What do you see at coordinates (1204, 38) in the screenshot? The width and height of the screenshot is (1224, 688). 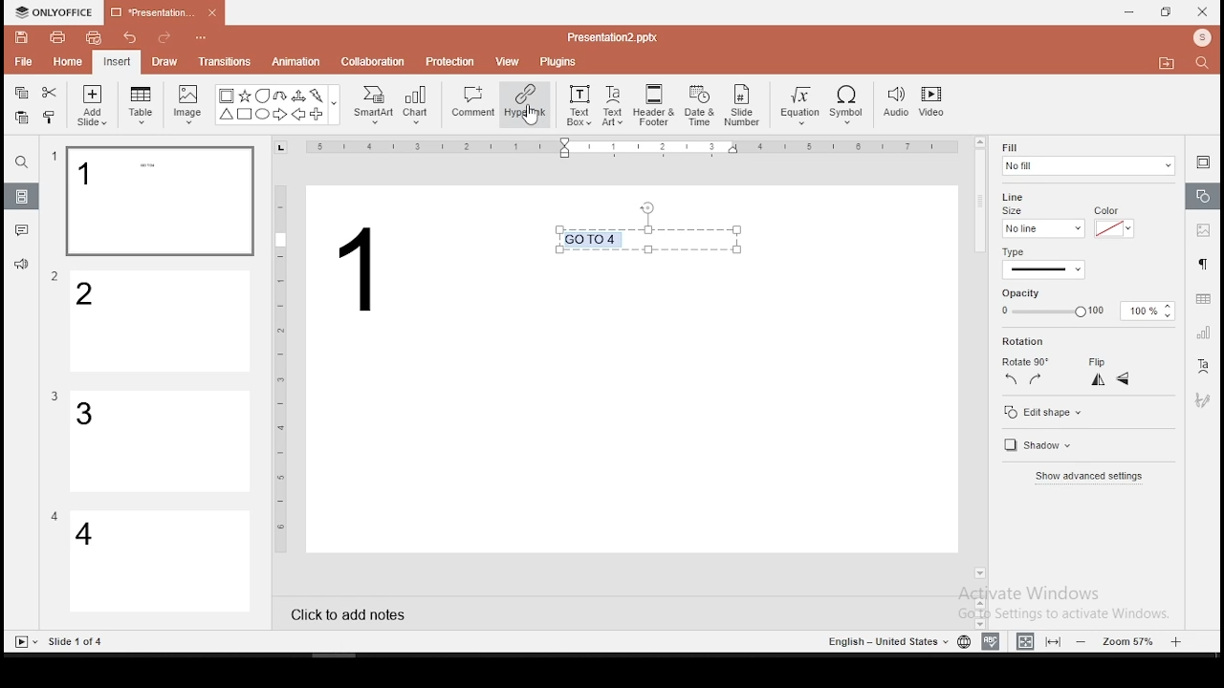 I see `Profile` at bounding box center [1204, 38].